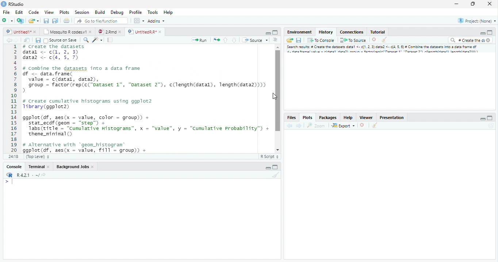  What do you see at coordinates (378, 32) in the screenshot?
I see `Tutorial` at bounding box center [378, 32].